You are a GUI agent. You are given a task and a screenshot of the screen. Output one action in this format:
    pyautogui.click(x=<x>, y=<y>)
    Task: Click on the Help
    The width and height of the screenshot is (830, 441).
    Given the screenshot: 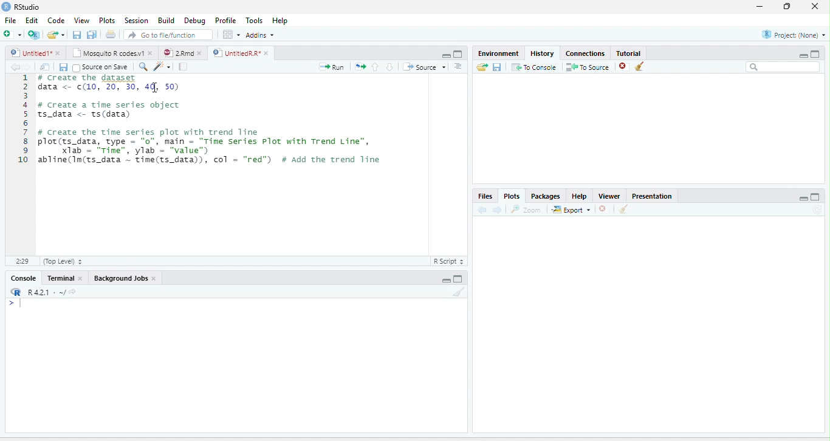 What is the action you would take?
    pyautogui.click(x=580, y=196)
    